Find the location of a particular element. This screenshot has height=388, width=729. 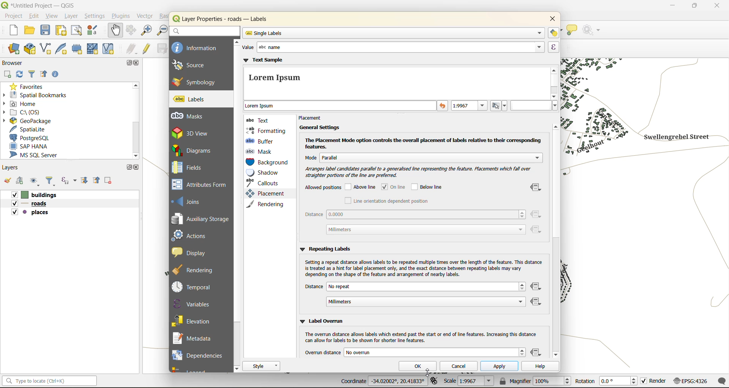

browser is located at coordinates (14, 64).